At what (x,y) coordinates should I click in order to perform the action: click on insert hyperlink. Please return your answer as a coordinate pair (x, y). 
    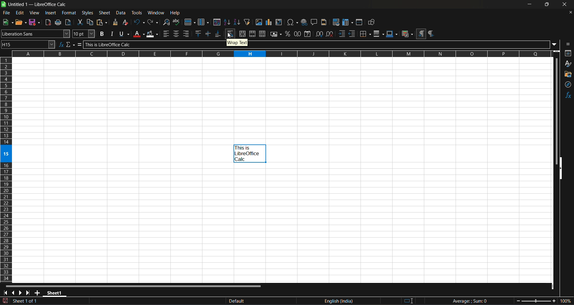
    Looking at the image, I should click on (304, 22).